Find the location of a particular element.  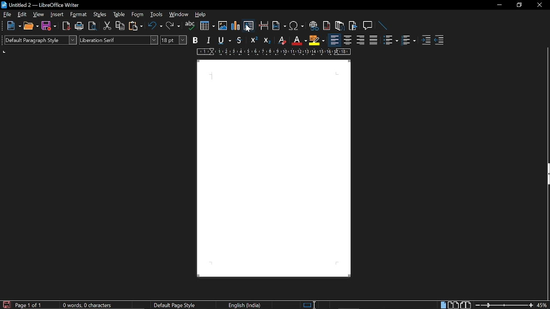

spell check is located at coordinates (189, 27).